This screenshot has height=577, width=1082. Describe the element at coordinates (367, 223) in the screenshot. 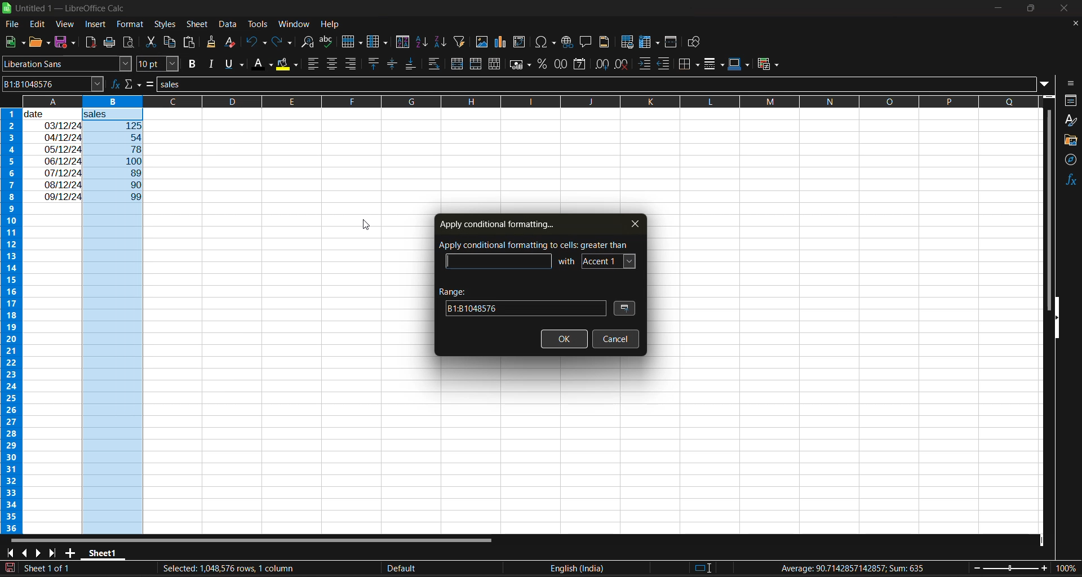

I see `cursor` at that location.